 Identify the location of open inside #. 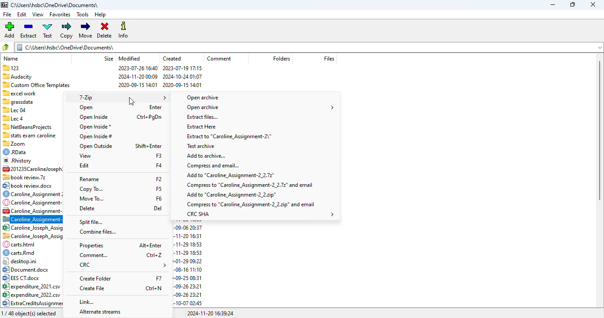
(96, 137).